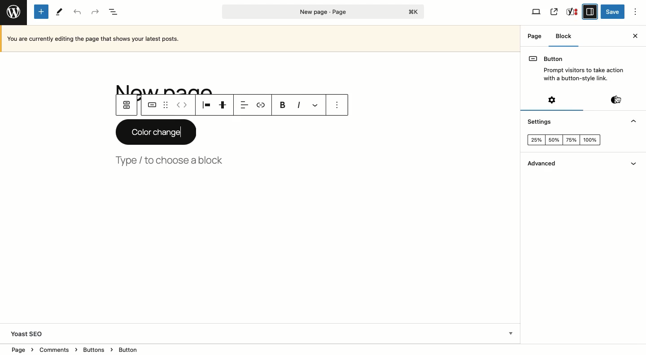  What do you see at coordinates (171, 159) in the screenshot?
I see `Type, choose a block` at bounding box center [171, 159].